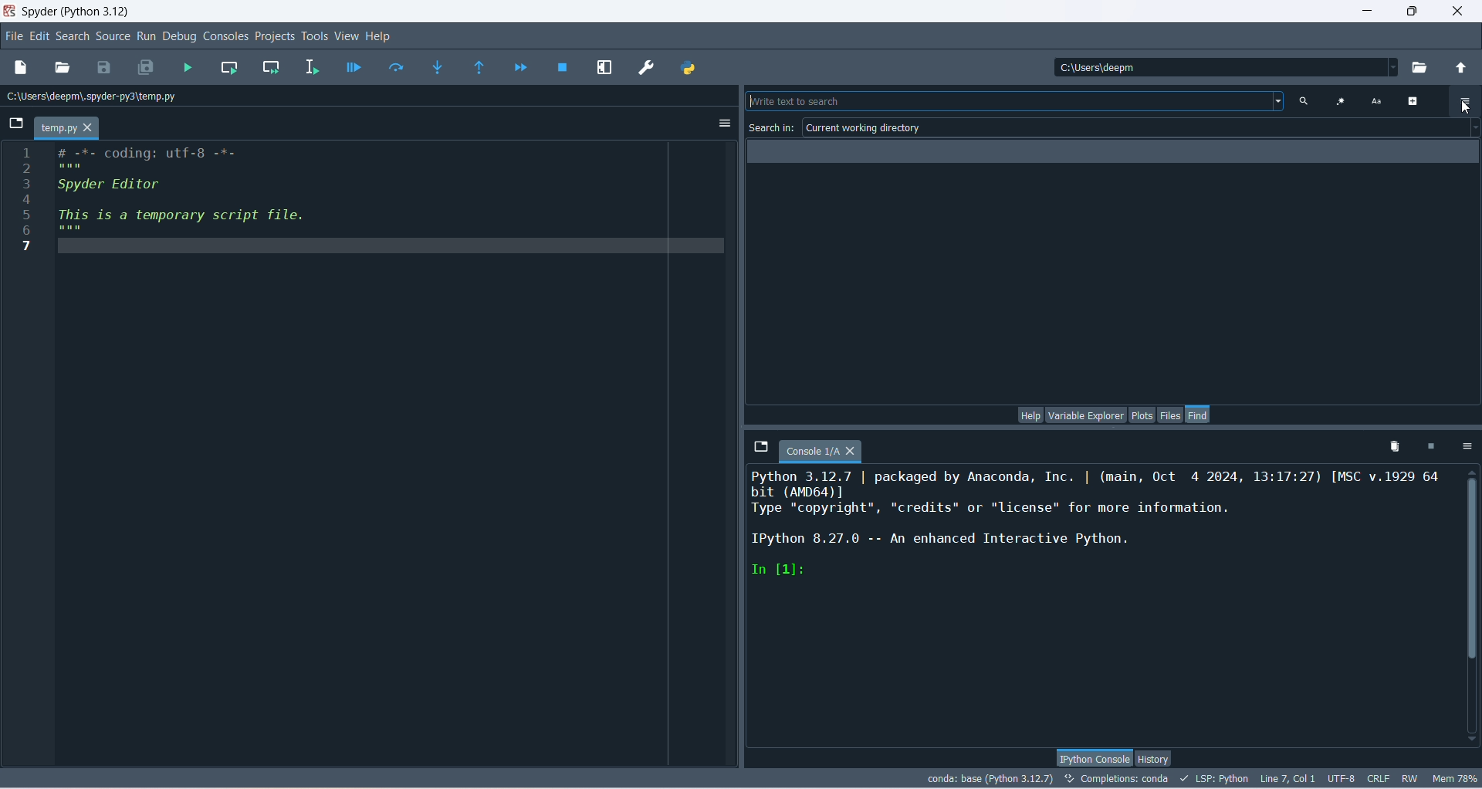 This screenshot has width=1482, height=789. Describe the element at coordinates (479, 68) in the screenshot. I see `run until the current function returns` at that location.